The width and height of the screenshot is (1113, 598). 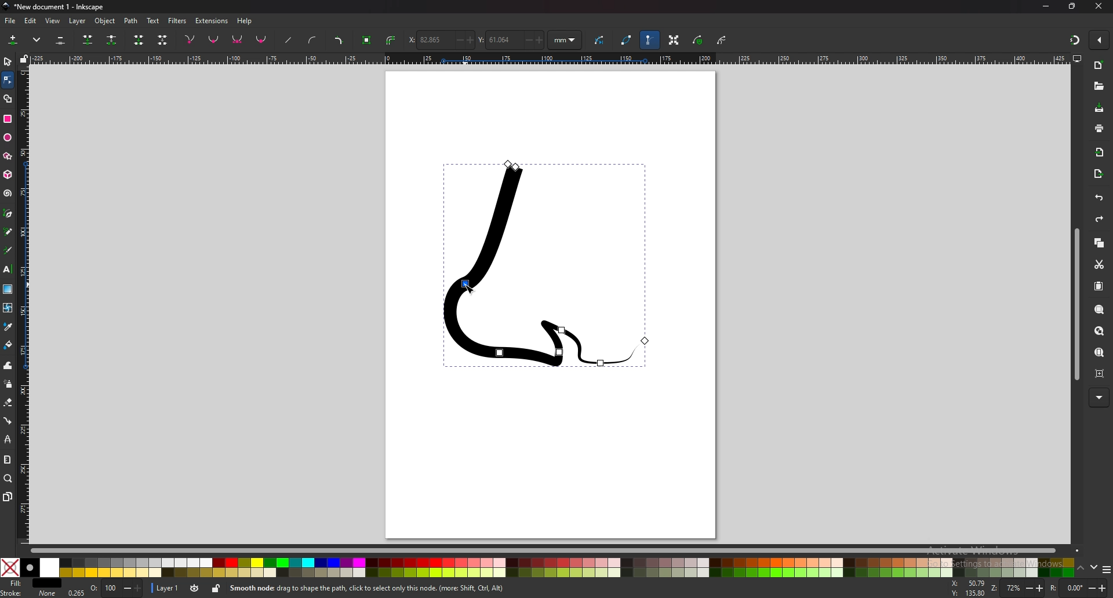 I want to click on stroke to path, so click(x=391, y=41).